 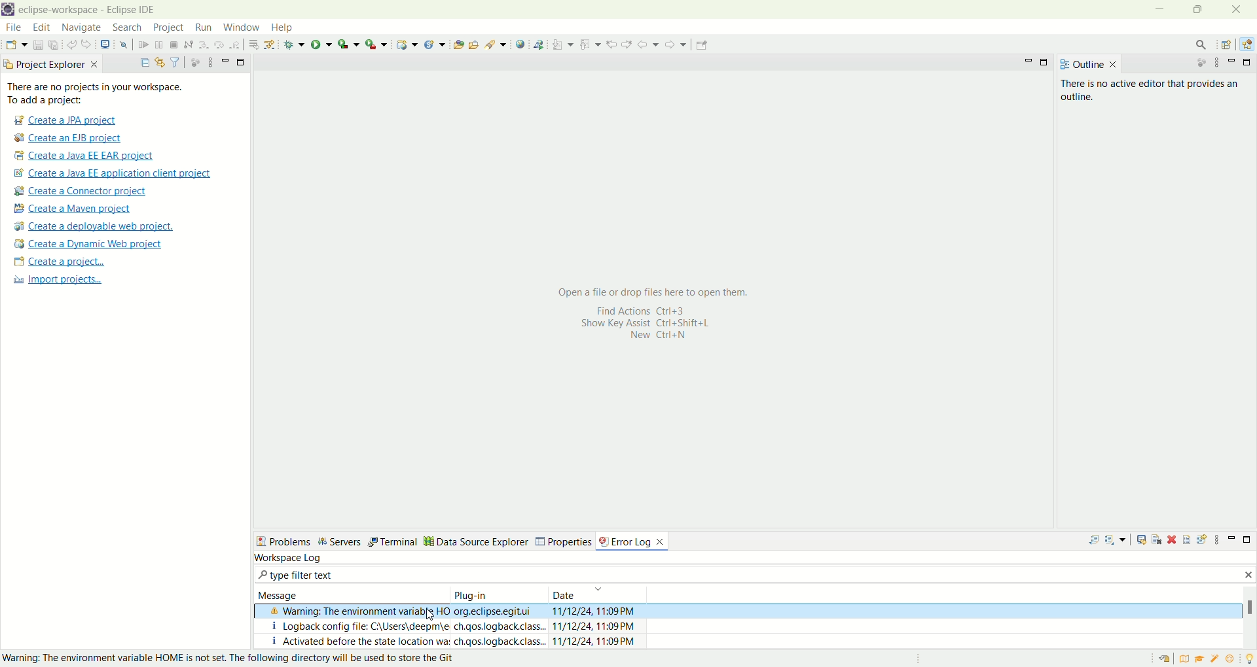 What do you see at coordinates (520, 44) in the screenshot?
I see `open web browser` at bounding box center [520, 44].